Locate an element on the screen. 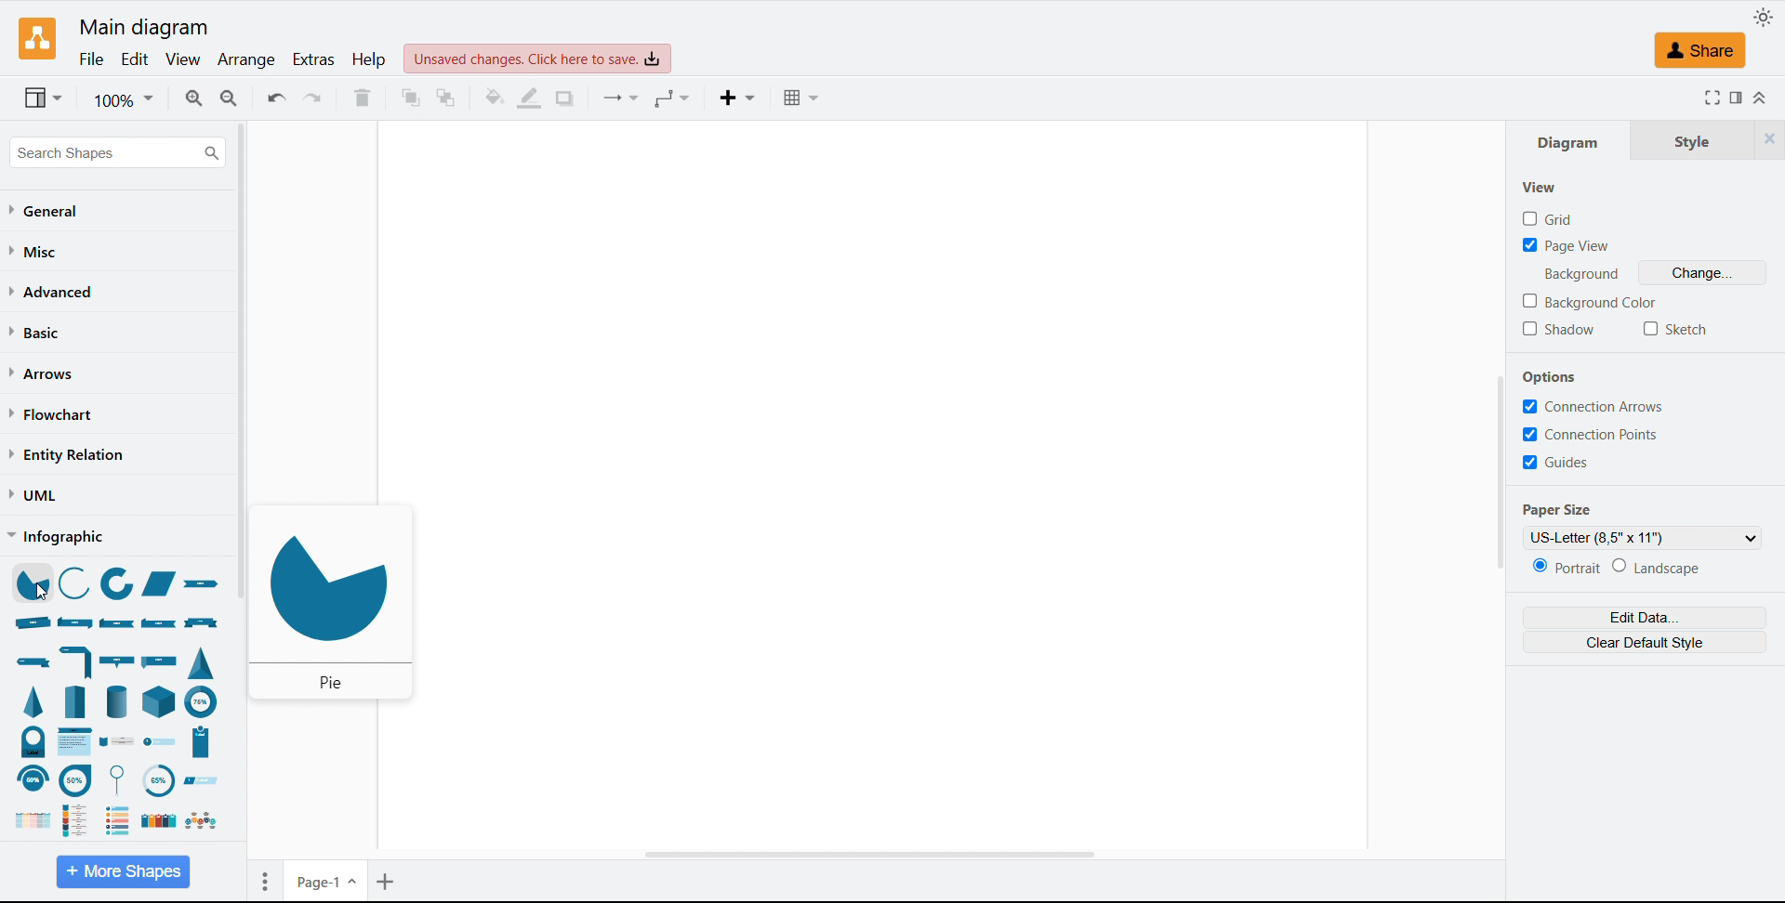  Page 1  is located at coordinates (325, 881).